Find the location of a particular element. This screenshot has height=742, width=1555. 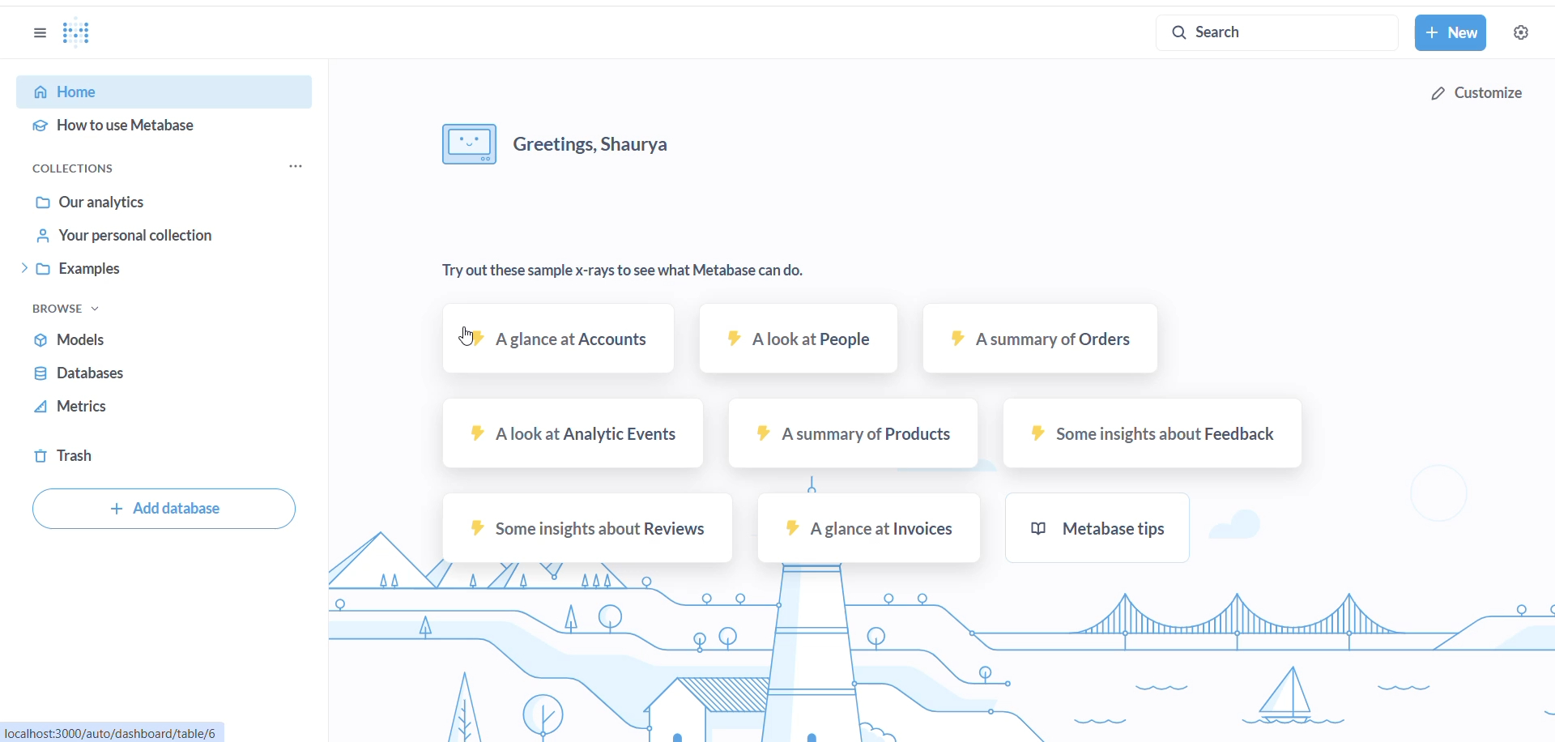

trash is located at coordinates (127, 458).